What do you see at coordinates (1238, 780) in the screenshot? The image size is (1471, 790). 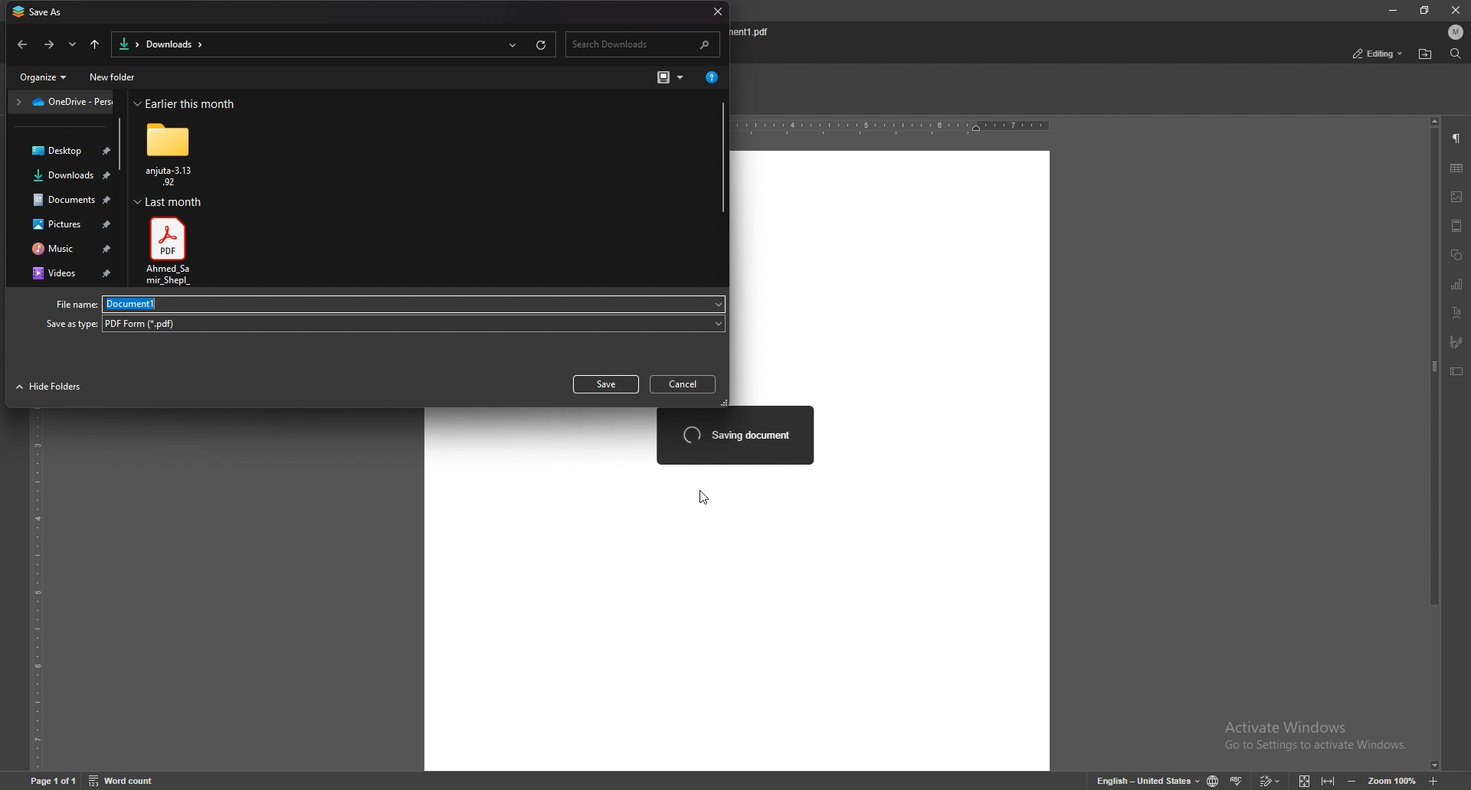 I see `spell check` at bounding box center [1238, 780].